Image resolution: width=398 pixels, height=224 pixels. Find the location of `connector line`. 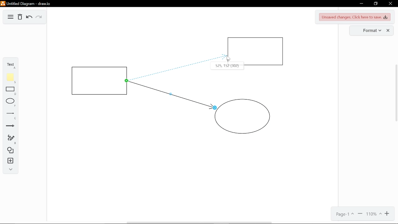

connector line is located at coordinates (170, 95).